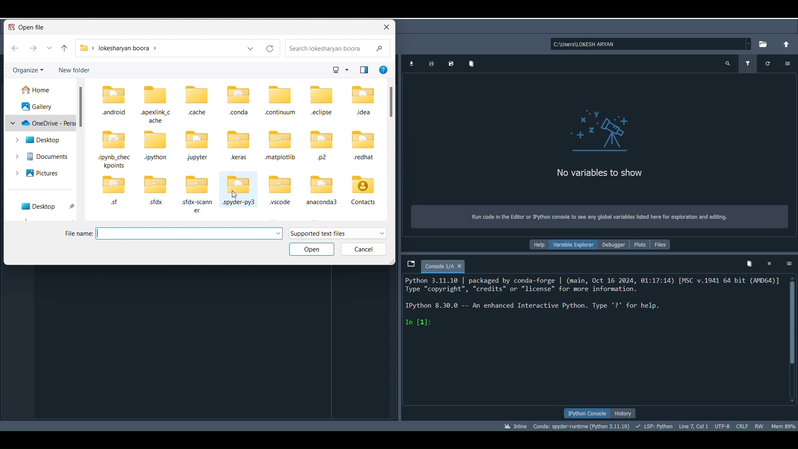 The height and width of the screenshot is (449, 798). What do you see at coordinates (238, 101) in the screenshot?
I see `Folder` at bounding box center [238, 101].